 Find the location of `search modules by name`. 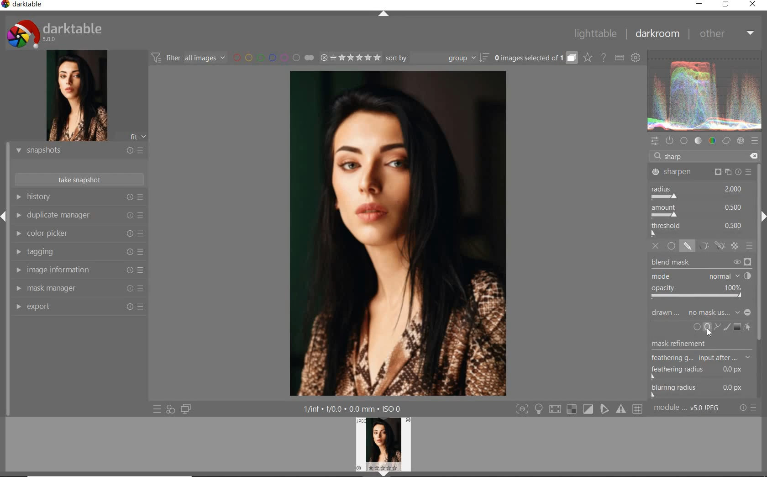

search modules by name is located at coordinates (702, 156).